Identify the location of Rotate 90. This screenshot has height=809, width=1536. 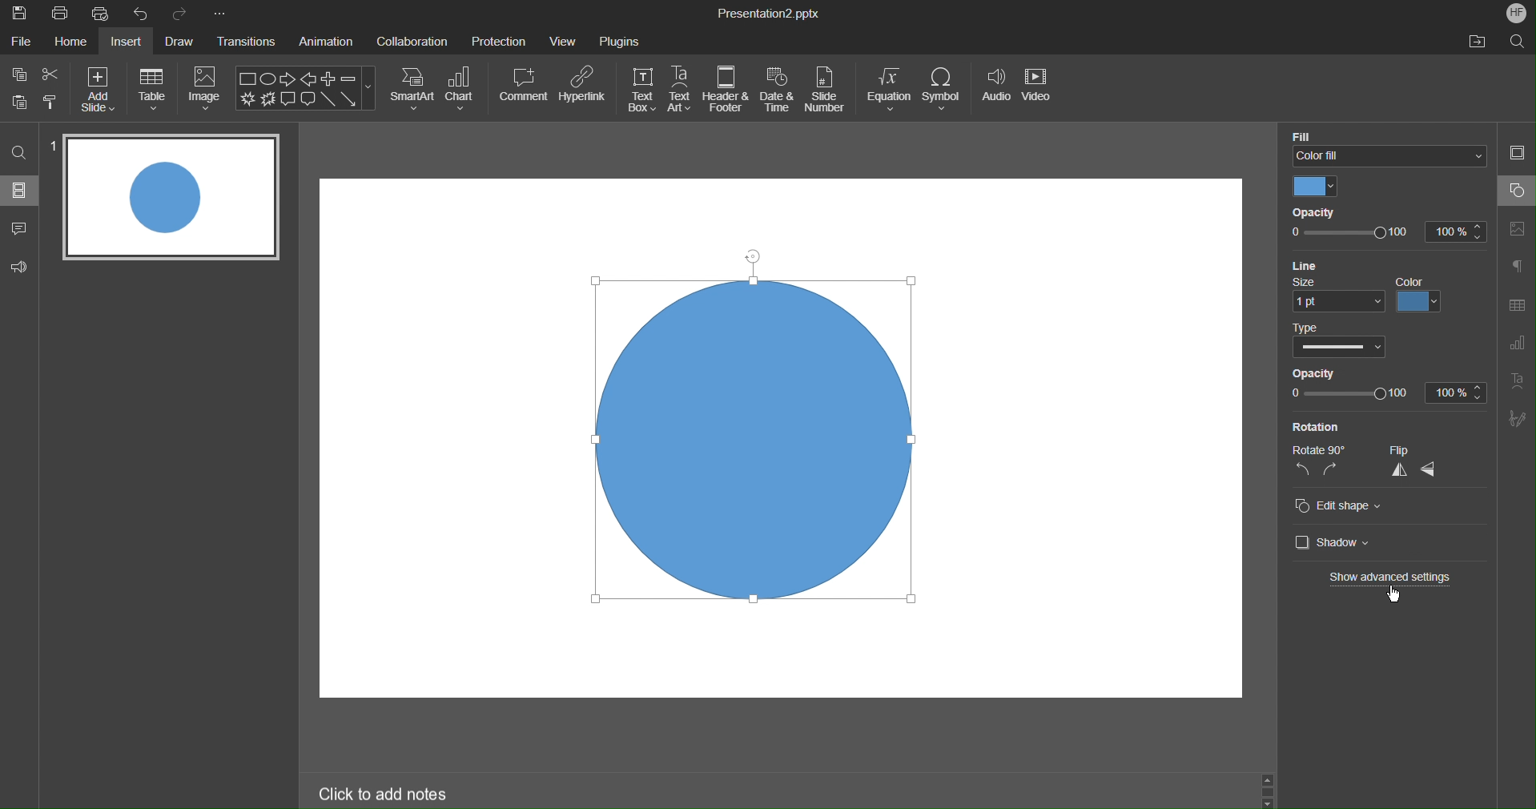
(1316, 449).